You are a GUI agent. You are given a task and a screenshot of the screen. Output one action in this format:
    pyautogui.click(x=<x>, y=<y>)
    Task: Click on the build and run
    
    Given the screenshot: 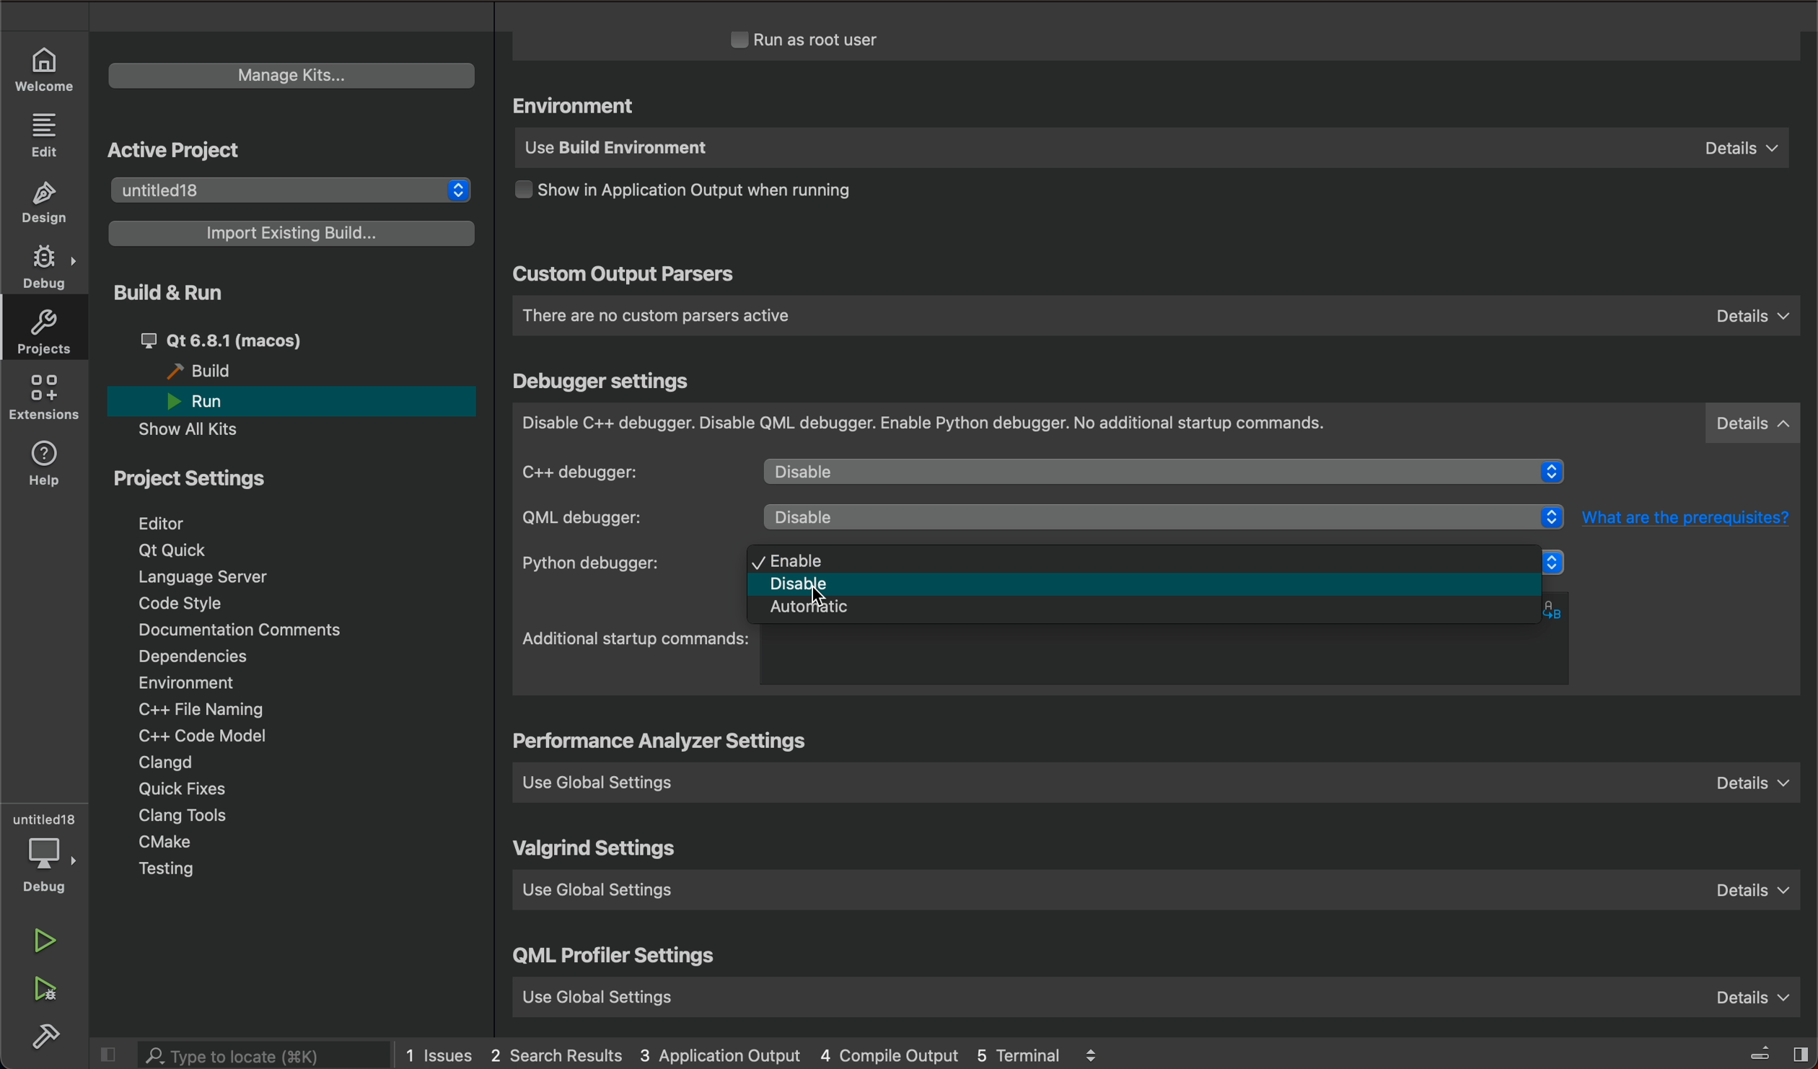 What is the action you would take?
    pyautogui.click(x=165, y=291)
    